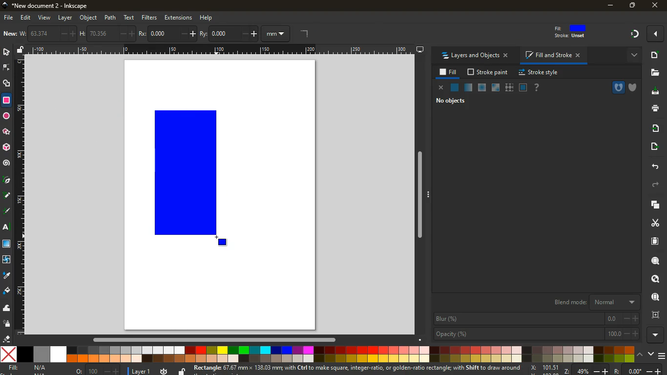  Describe the element at coordinates (641, 355) in the screenshot. I see `up` at that location.